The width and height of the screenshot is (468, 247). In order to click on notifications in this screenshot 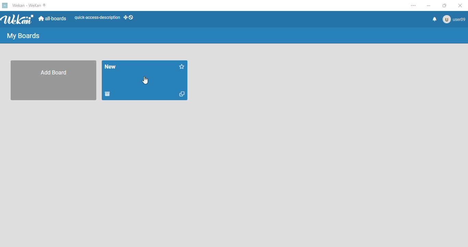, I will do `click(435, 19)`.